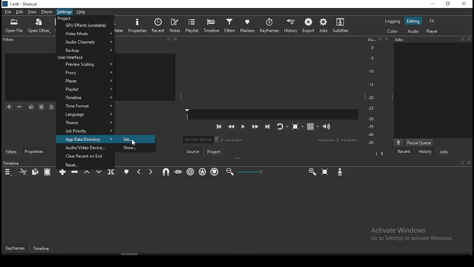 The height and width of the screenshot is (267, 474). What do you see at coordinates (291, 25) in the screenshot?
I see `history` at bounding box center [291, 25].